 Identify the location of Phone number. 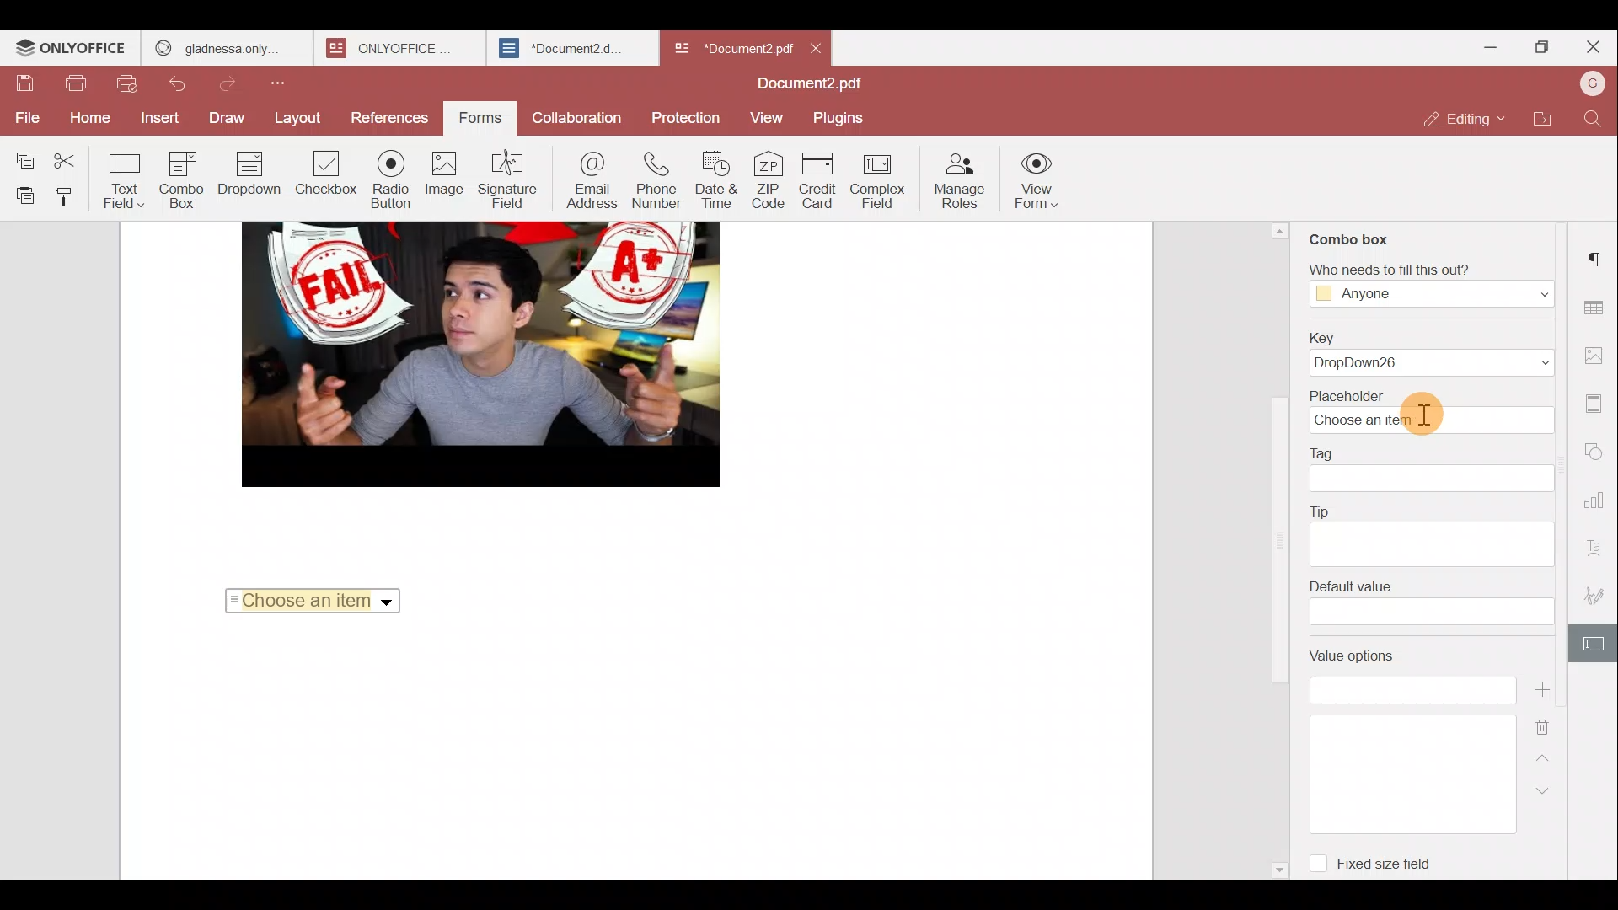
(657, 182).